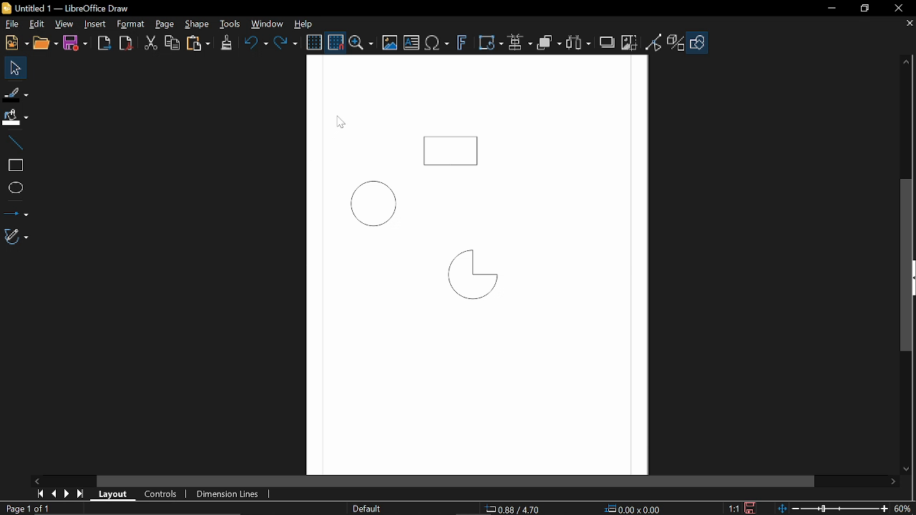 The image size is (916, 515). Describe the element at coordinates (150, 42) in the screenshot. I see `cut` at that location.